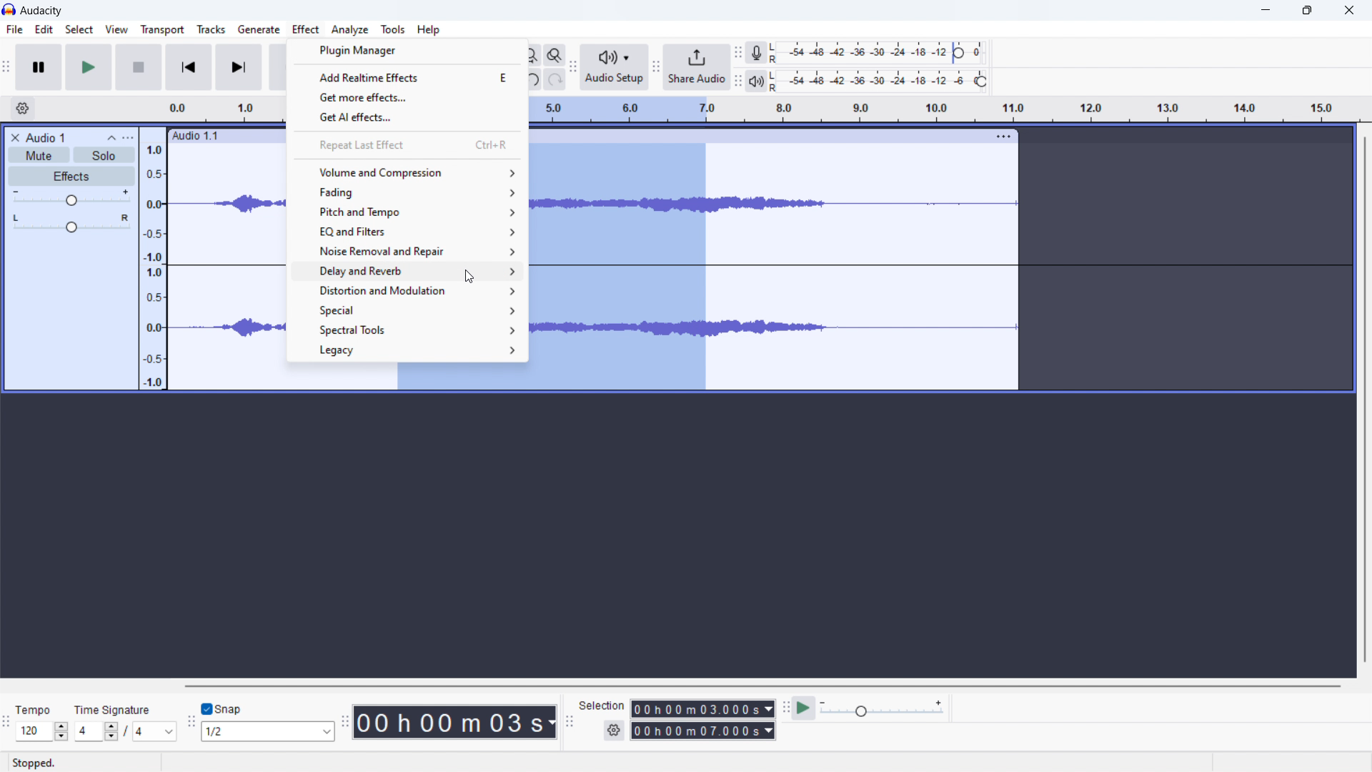 The height and width of the screenshot is (772, 1372). Describe the element at coordinates (865, 266) in the screenshot. I see `track selected` at that location.